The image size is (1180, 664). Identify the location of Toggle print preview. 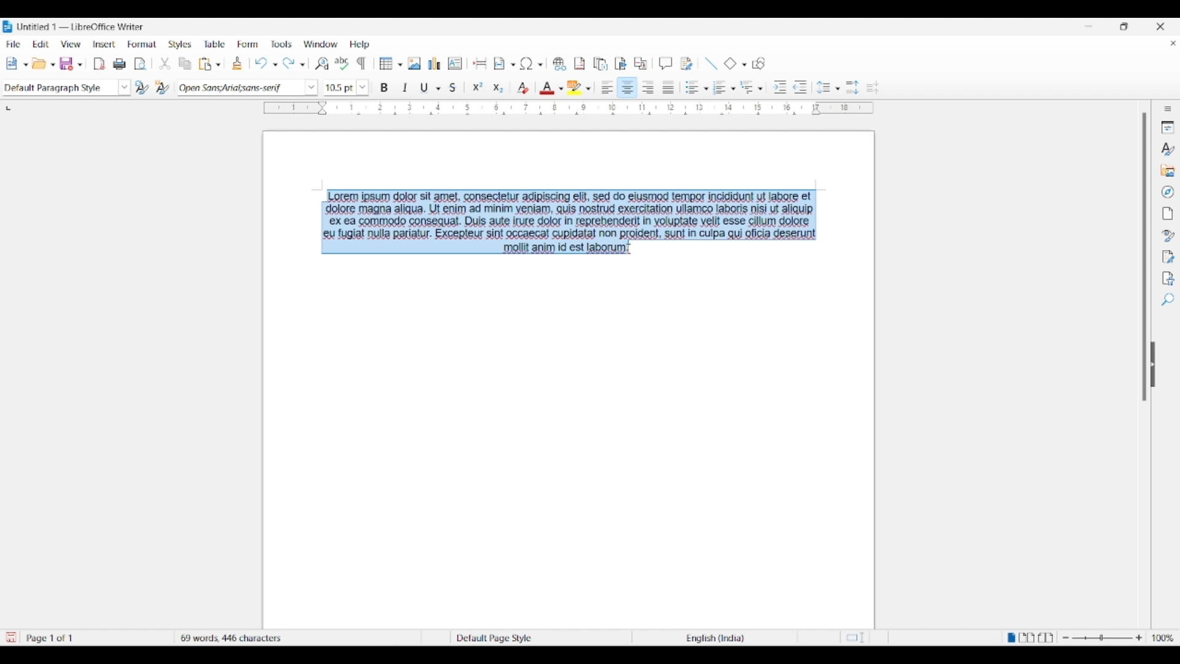
(141, 64).